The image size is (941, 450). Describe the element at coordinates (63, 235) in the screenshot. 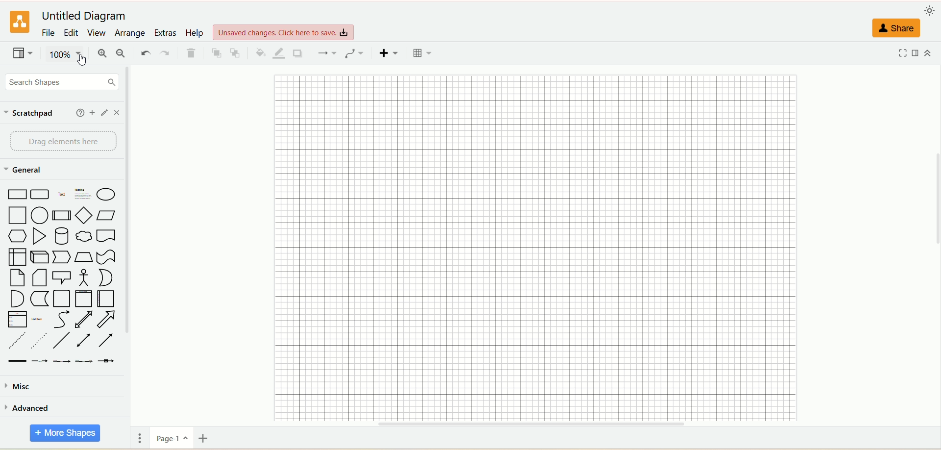

I see `cylinder` at that location.